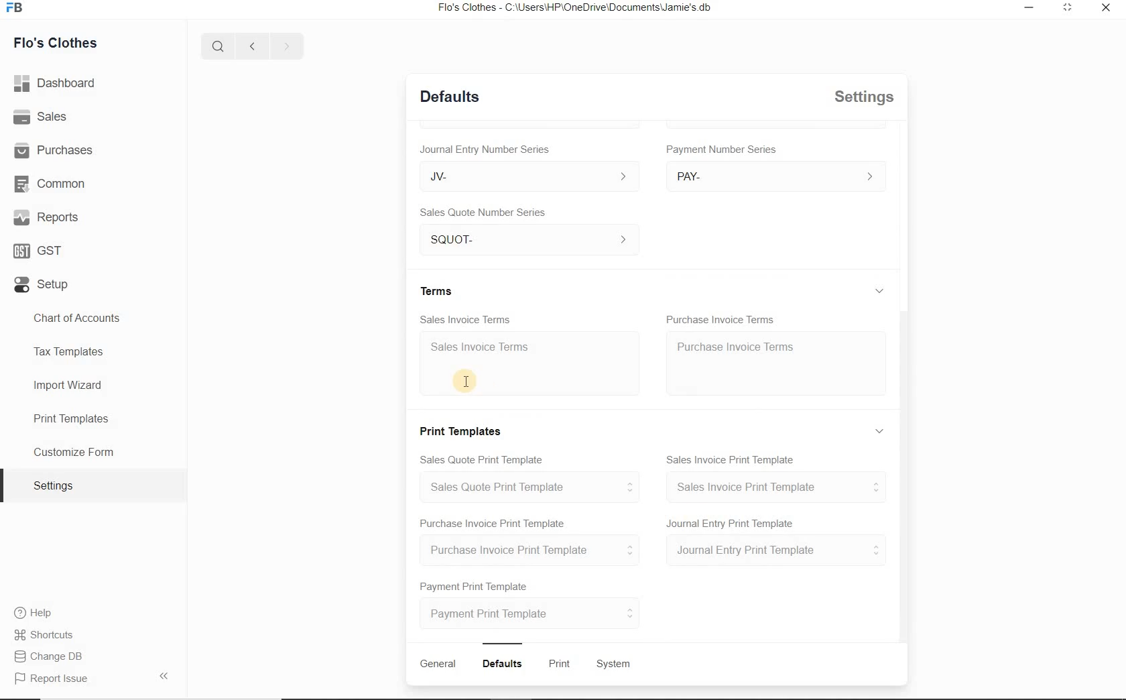 The image size is (1126, 700). Describe the element at coordinates (729, 522) in the screenshot. I see `Journal Entry Print Template` at that location.